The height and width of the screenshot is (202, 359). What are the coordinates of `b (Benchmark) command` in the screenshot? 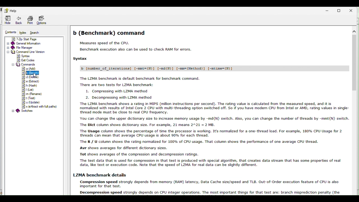 It's located at (113, 33).